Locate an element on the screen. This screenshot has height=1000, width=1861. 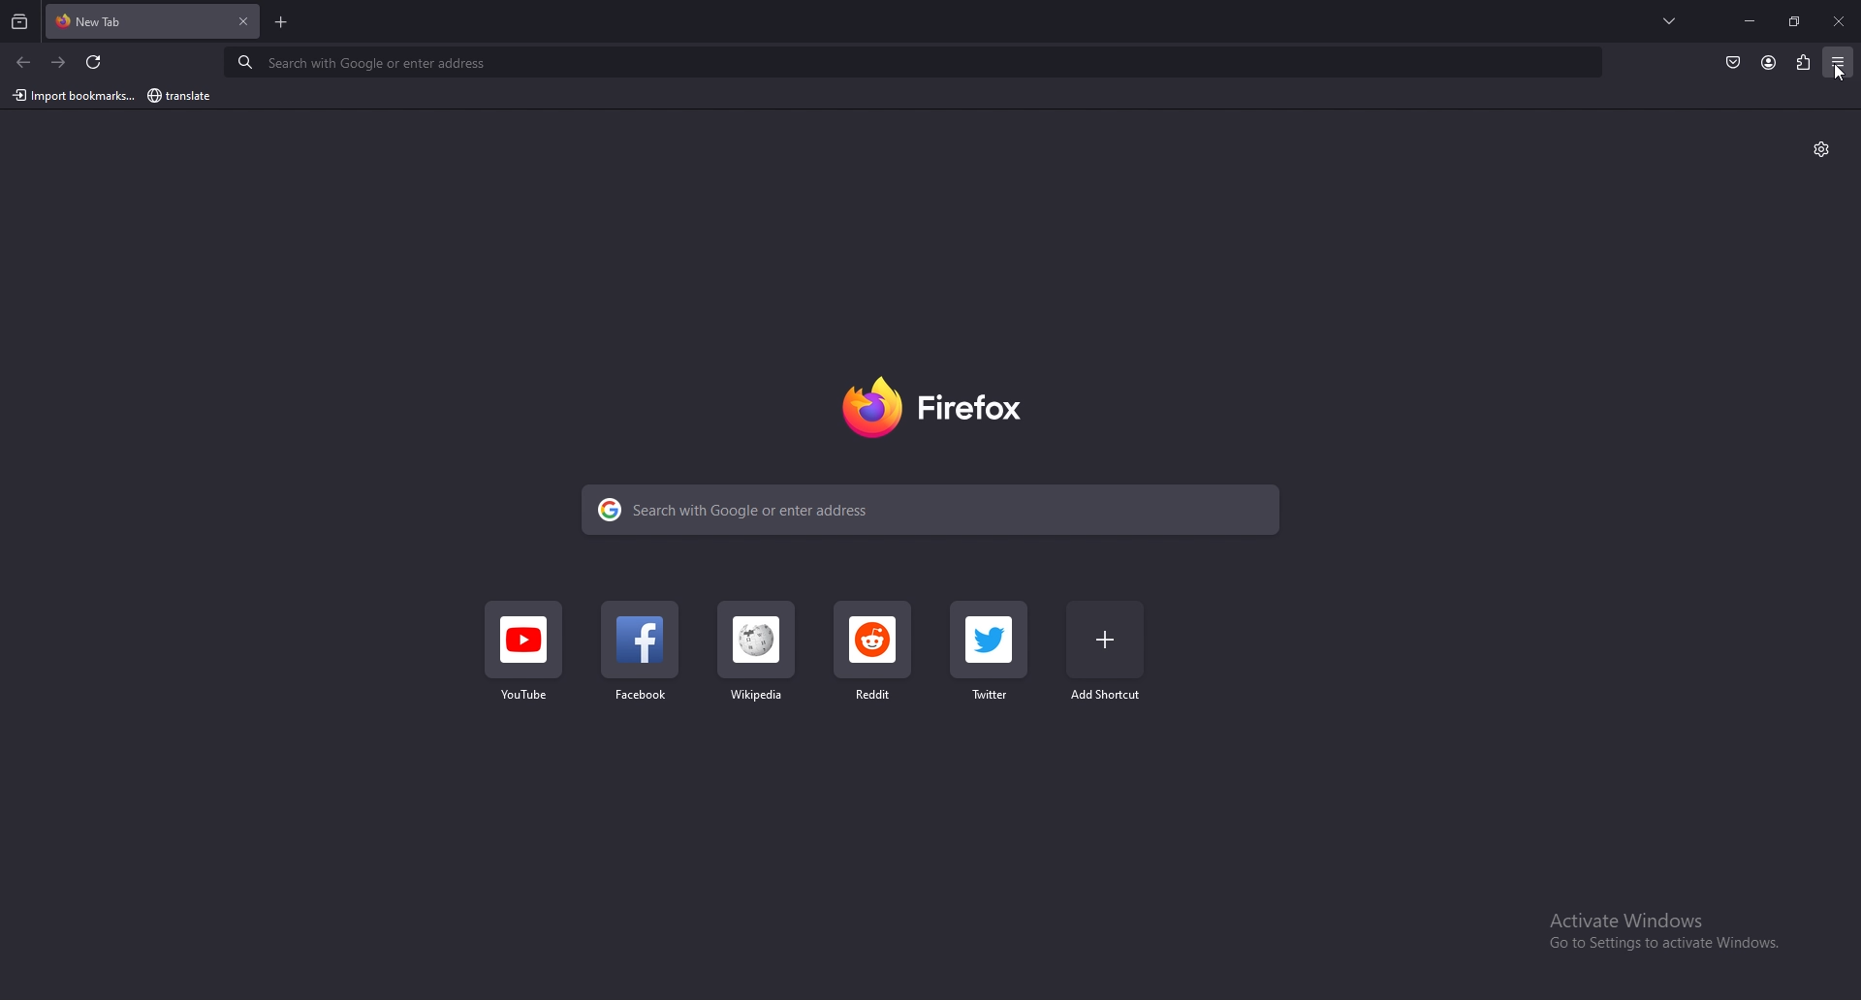
bookmark is located at coordinates (181, 97).